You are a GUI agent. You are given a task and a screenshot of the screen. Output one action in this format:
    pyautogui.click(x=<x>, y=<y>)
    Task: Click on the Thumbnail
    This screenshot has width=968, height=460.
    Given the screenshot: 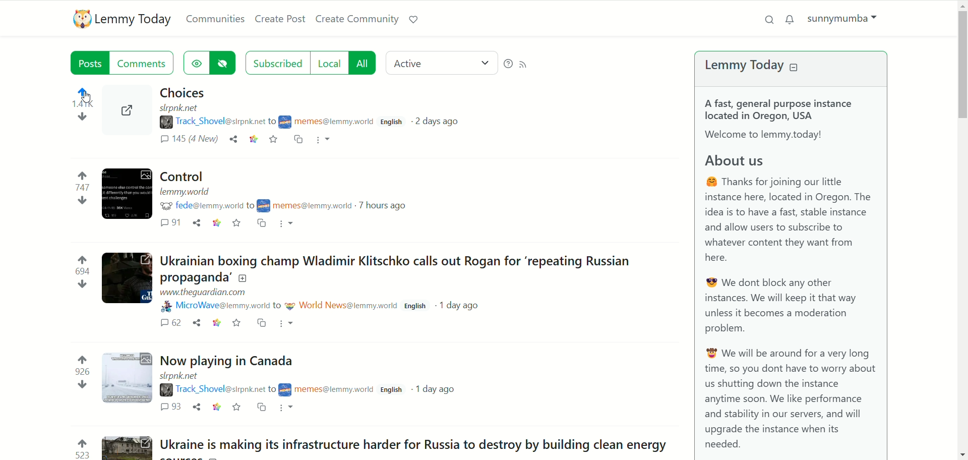 What is the action you would take?
    pyautogui.click(x=127, y=277)
    